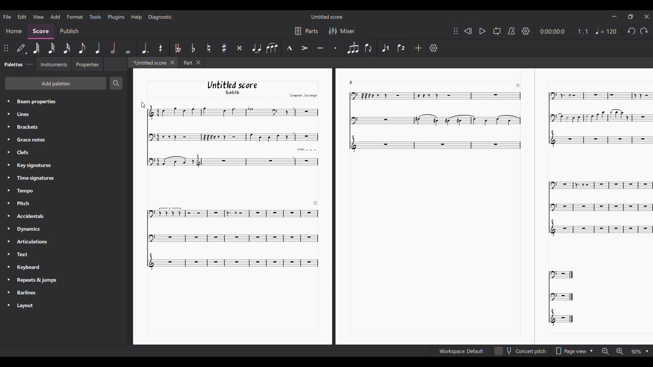 Image resolution: width=653 pixels, height=367 pixels. What do you see at coordinates (348, 31) in the screenshot?
I see `Mixer settings` at bounding box center [348, 31].